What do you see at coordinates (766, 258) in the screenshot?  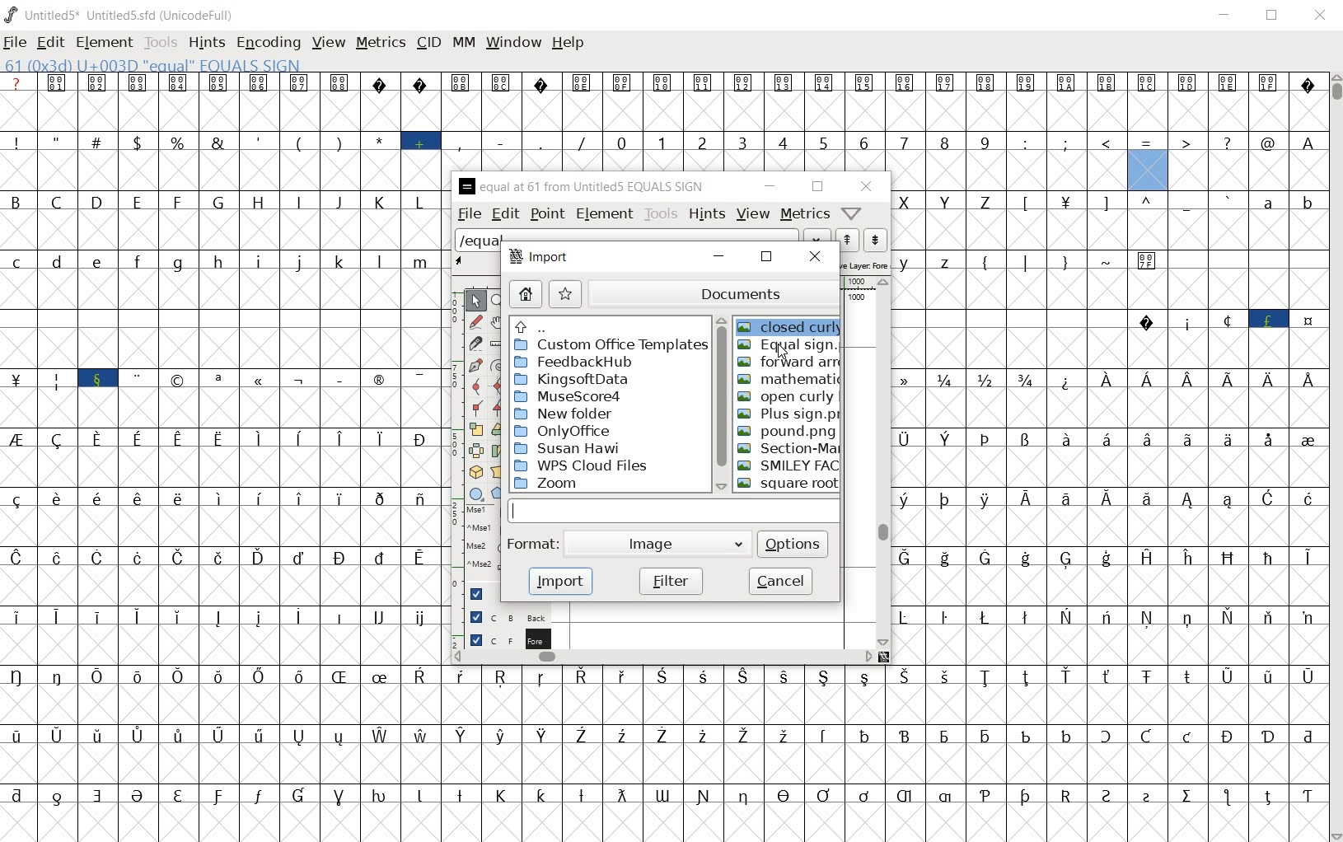 I see `restore down` at bounding box center [766, 258].